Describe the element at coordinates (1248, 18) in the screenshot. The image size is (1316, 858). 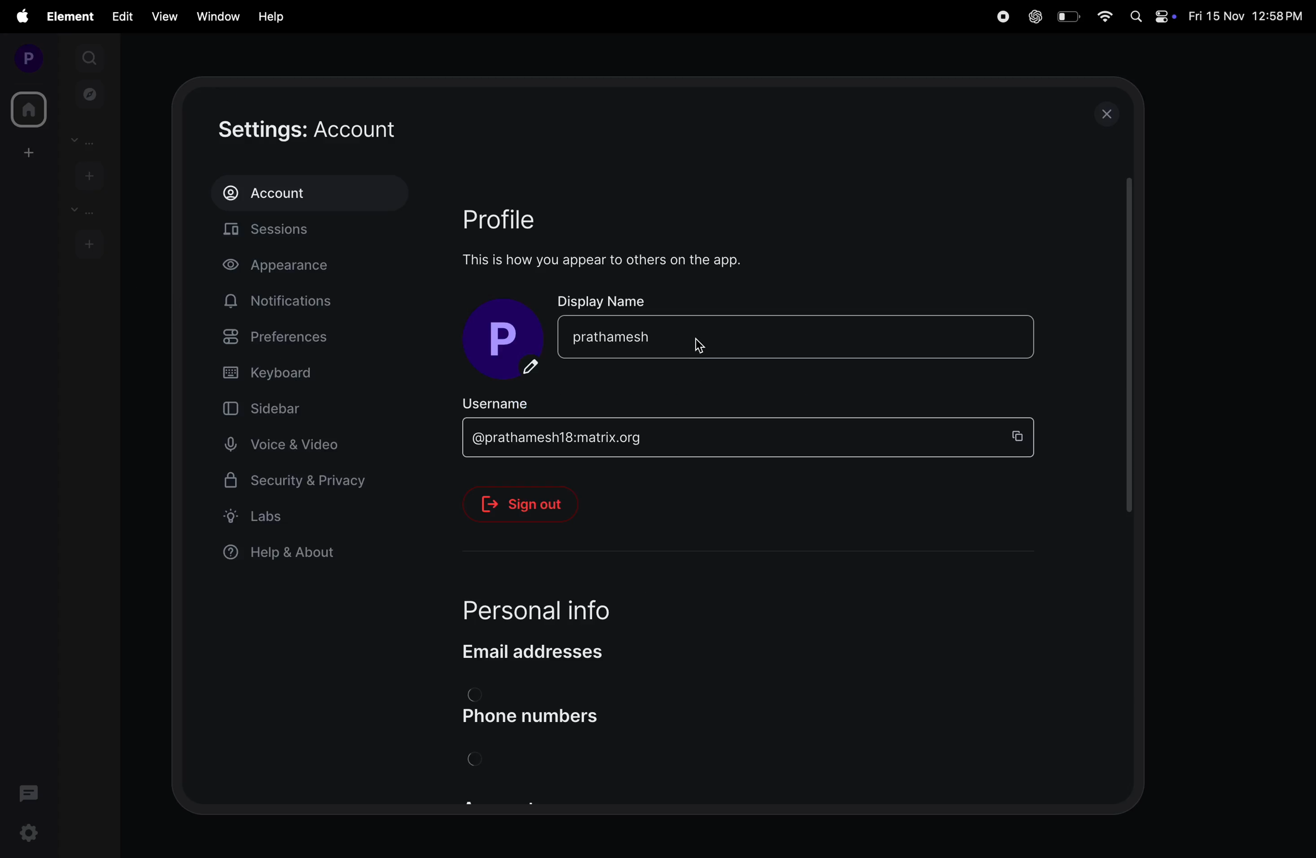
I see `date and time` at that location.